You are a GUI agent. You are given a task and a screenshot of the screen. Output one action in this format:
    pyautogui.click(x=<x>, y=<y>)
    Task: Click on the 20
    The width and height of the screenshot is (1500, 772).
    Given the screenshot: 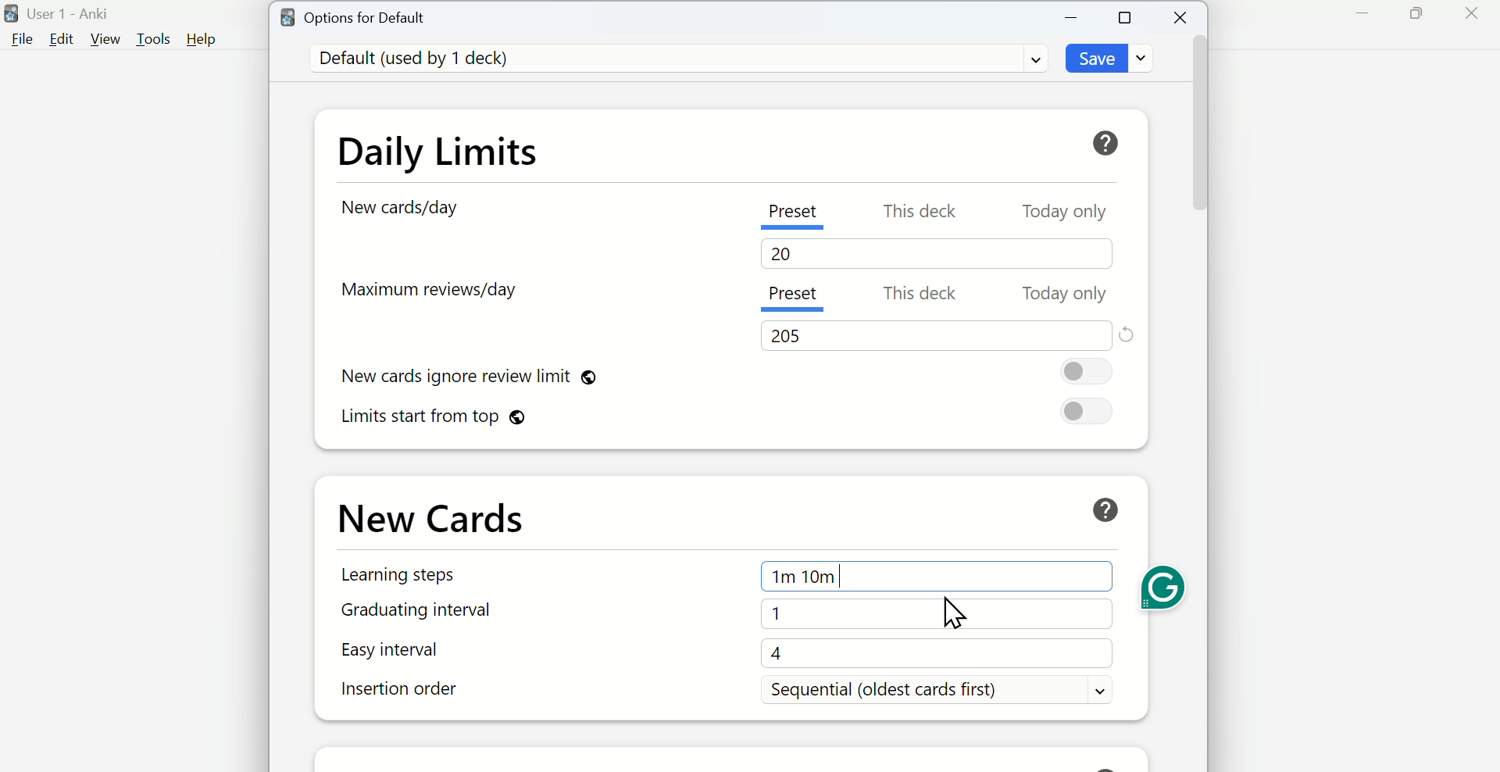 What is the action you would take?
    pyautogui.click(x=787, y=256)
    